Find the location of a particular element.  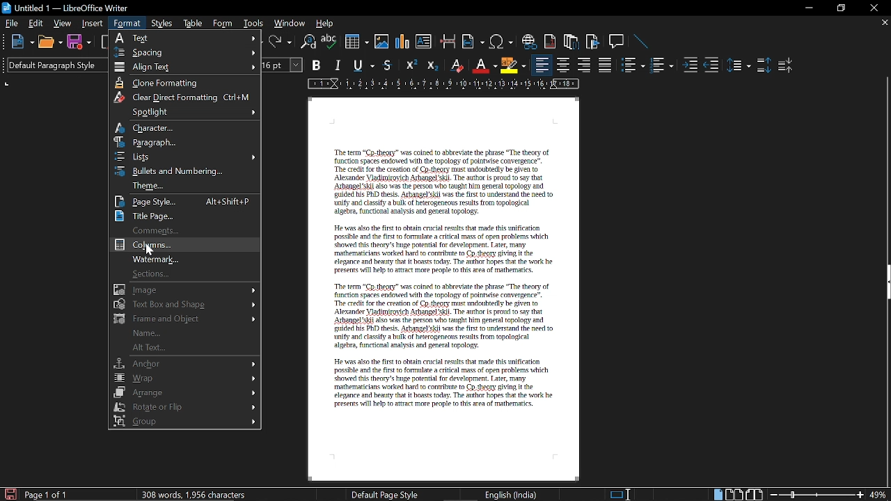

Insert is located at coordinates (93, 24).